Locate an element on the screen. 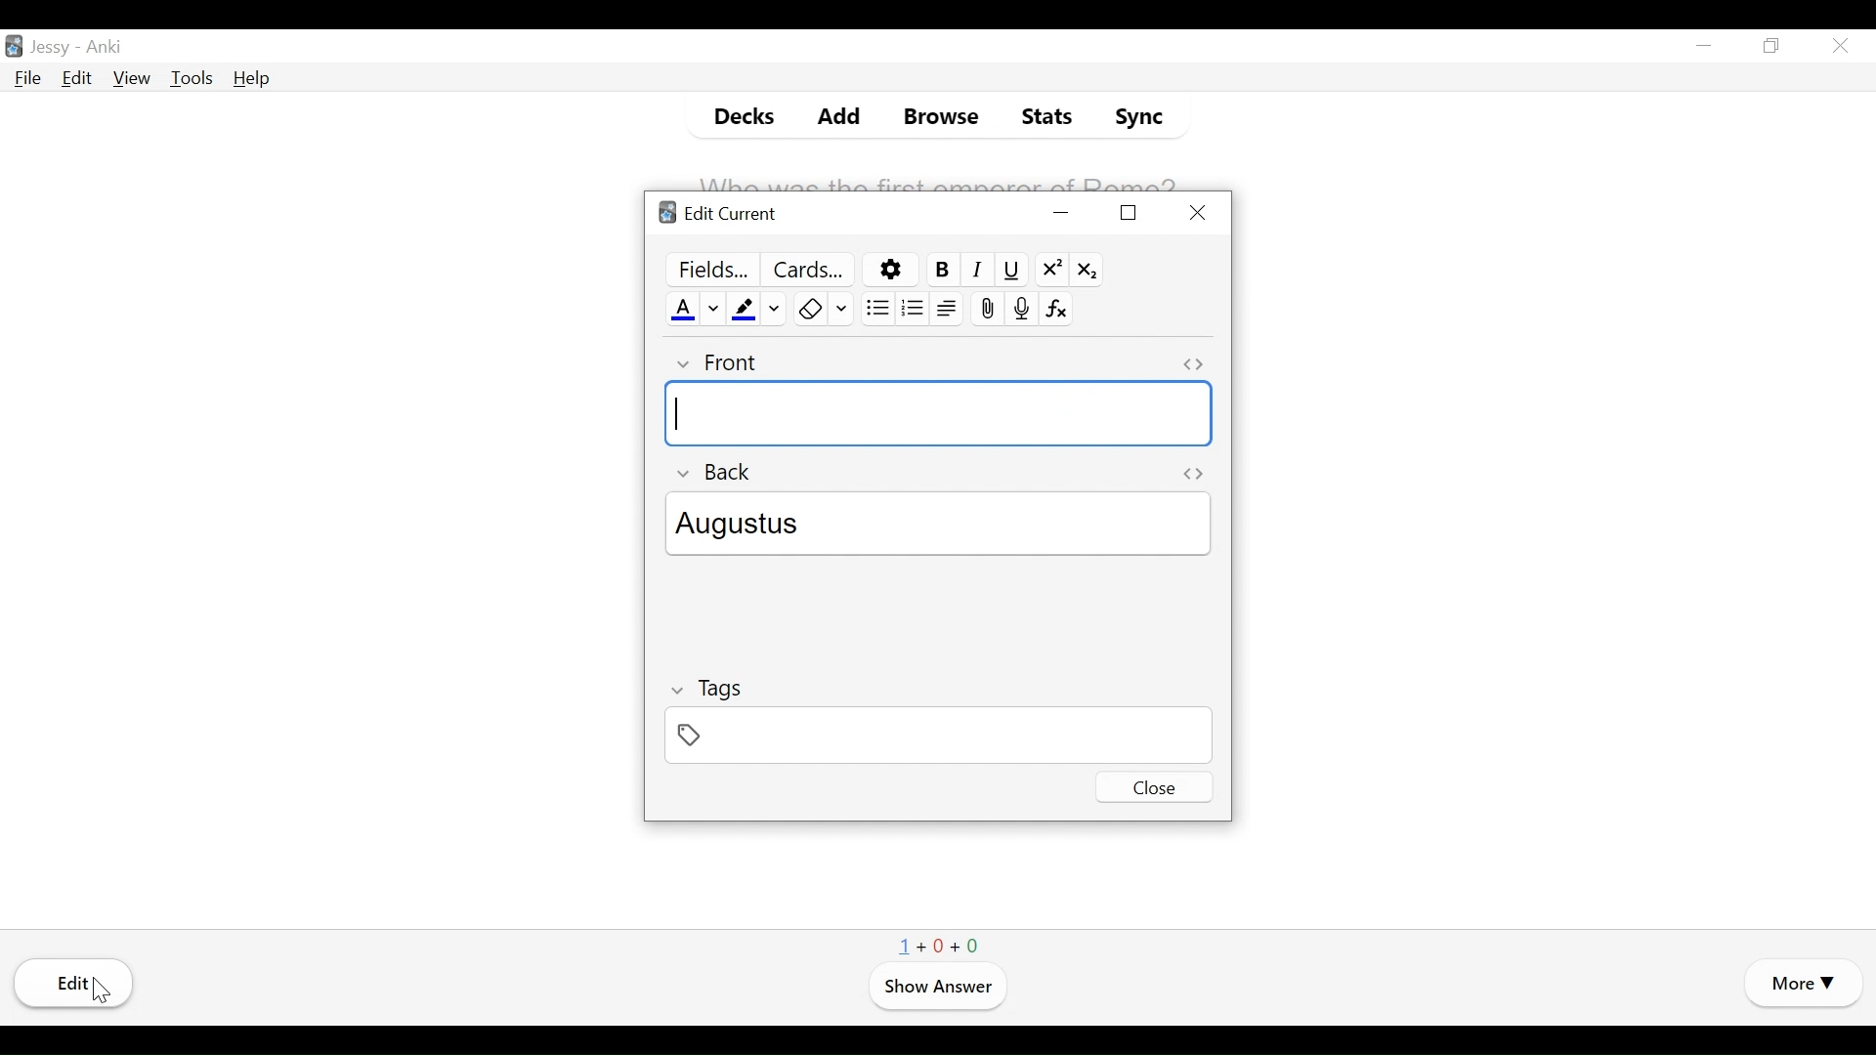 The width and height of the screenshot is (1876, 1055). Change Color is located at coordinates (714, 307).